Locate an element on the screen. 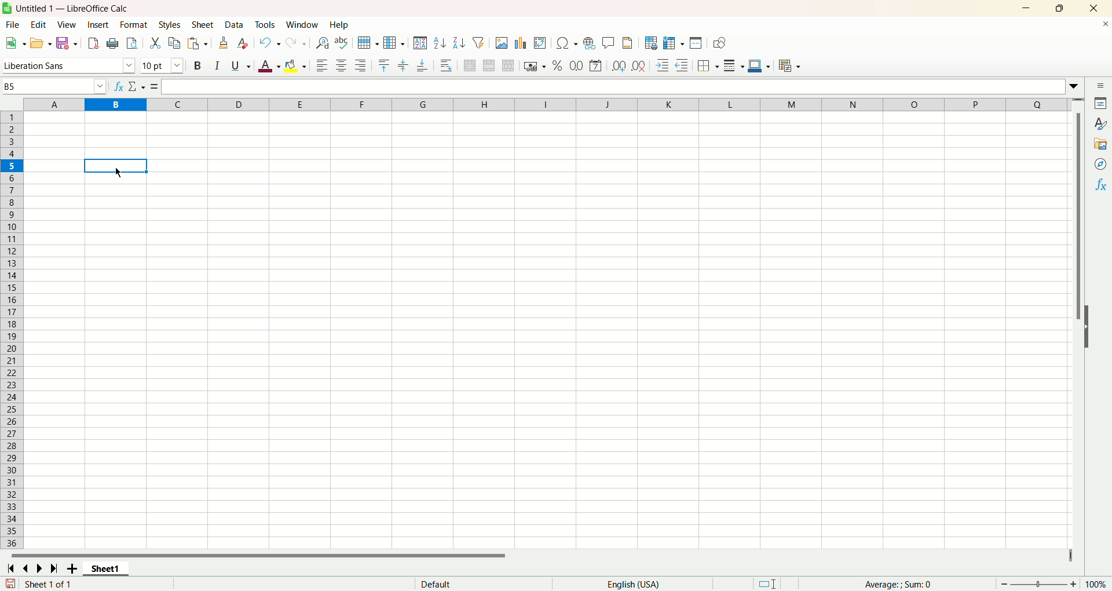  format is located at coordinates (134, 24).